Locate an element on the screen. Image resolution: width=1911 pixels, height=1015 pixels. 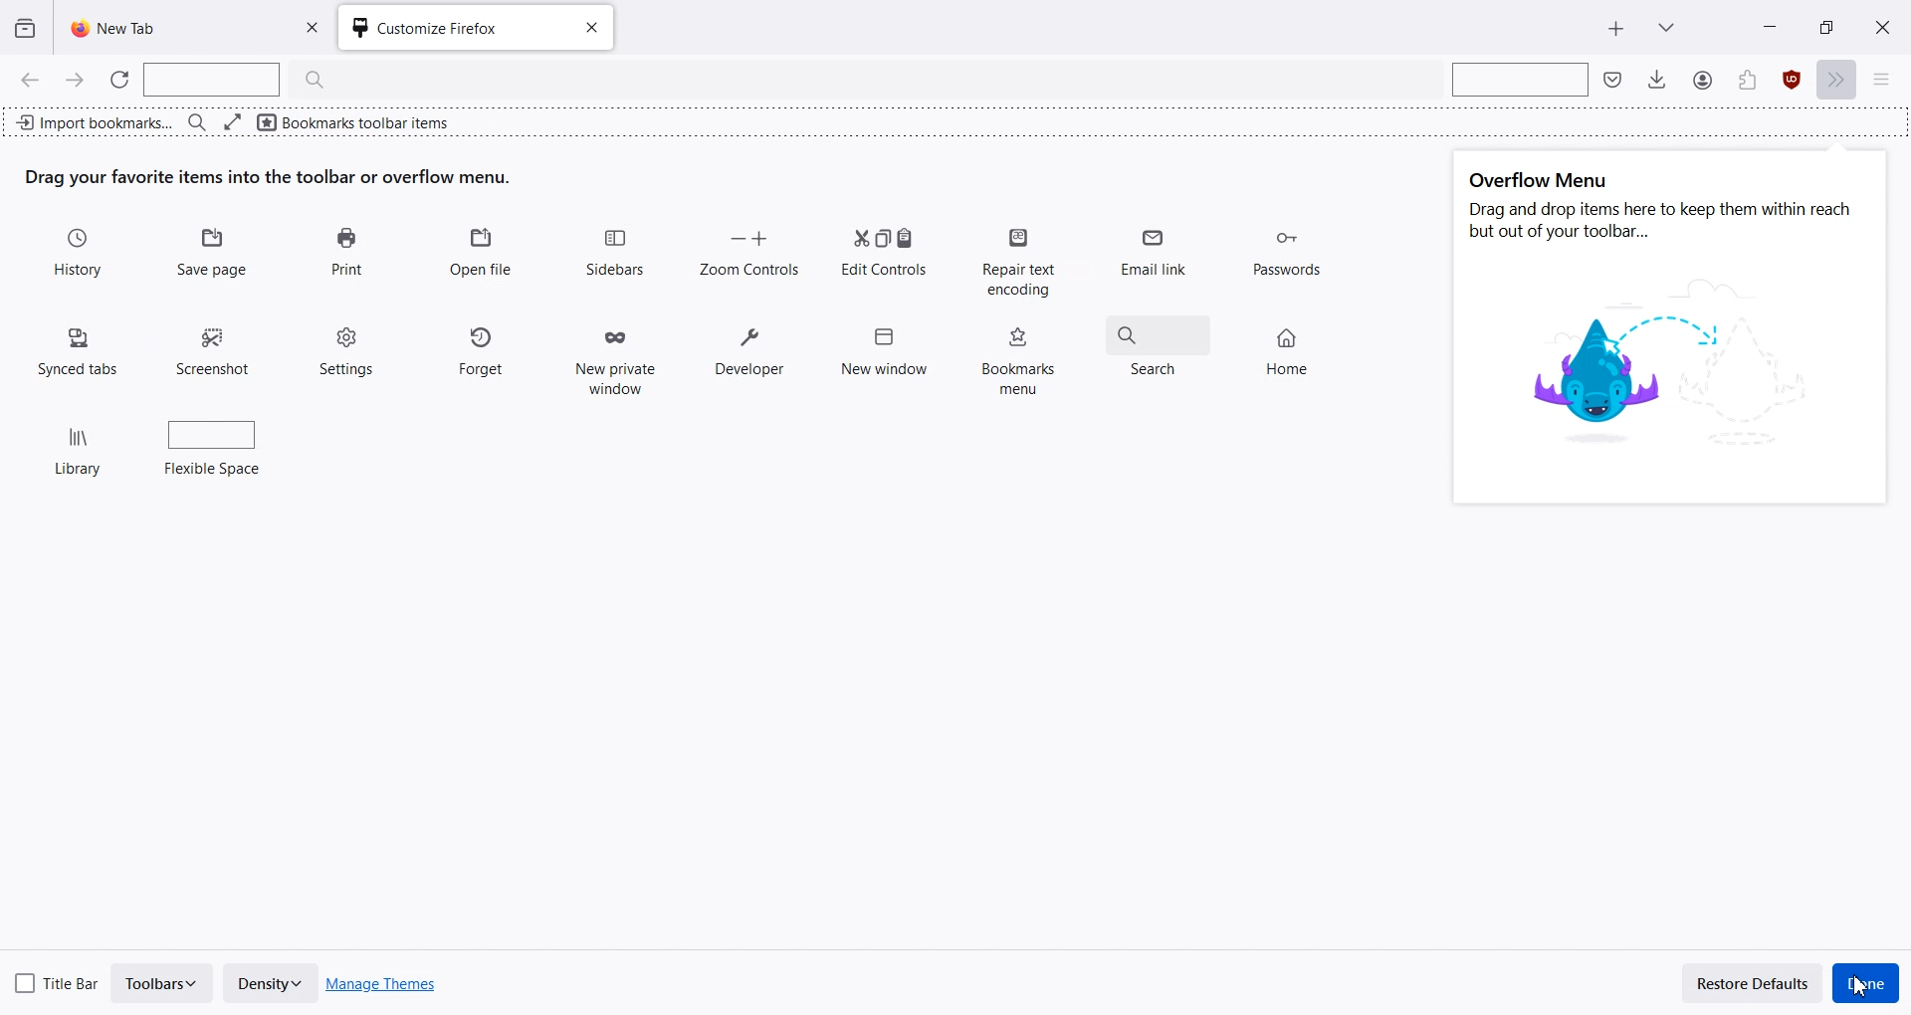
Search bar is located at coordinates (1517, 79).